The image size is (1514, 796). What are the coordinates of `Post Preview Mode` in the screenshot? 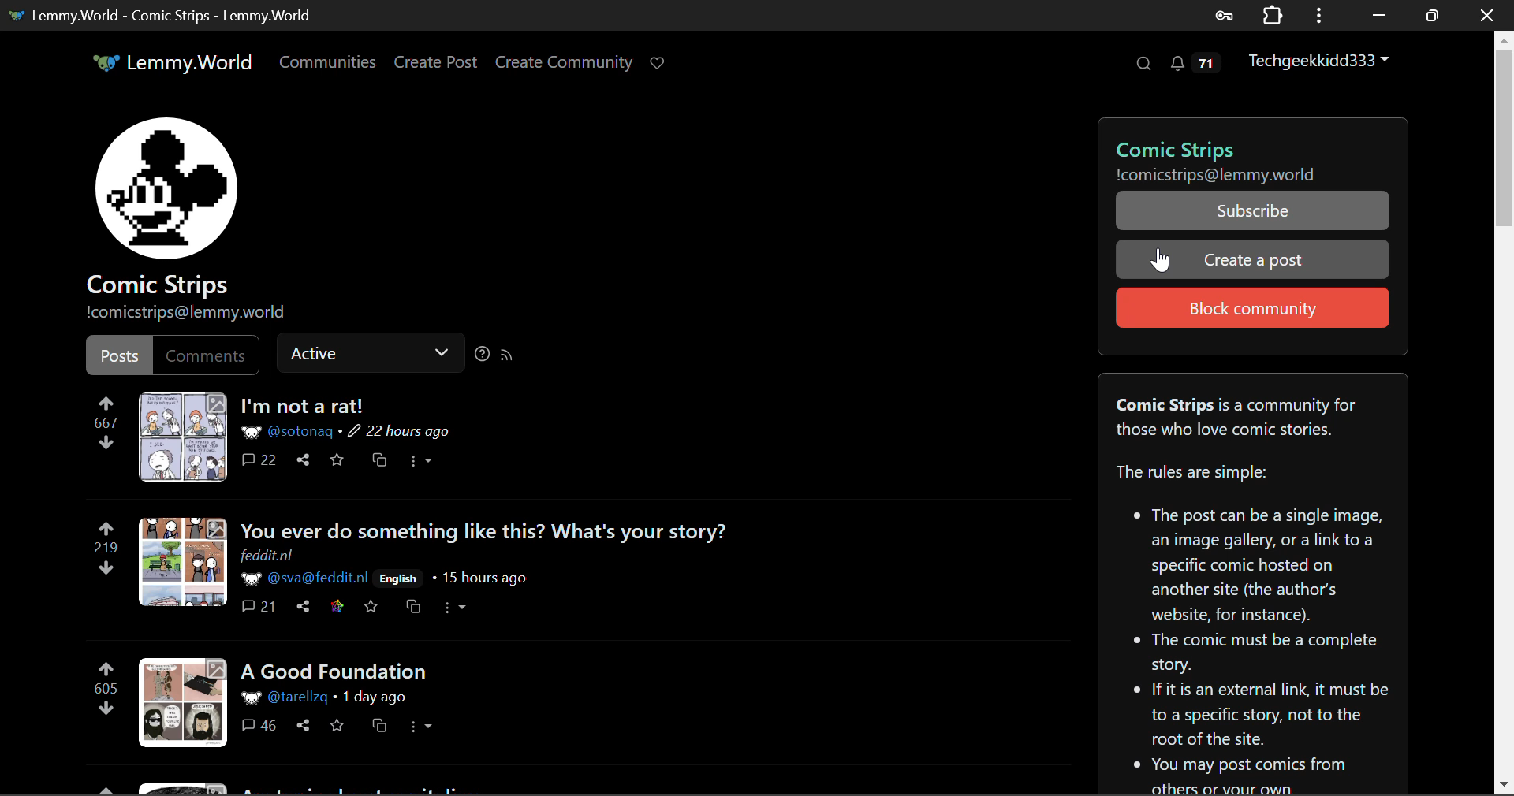 It's located at (181, 703).